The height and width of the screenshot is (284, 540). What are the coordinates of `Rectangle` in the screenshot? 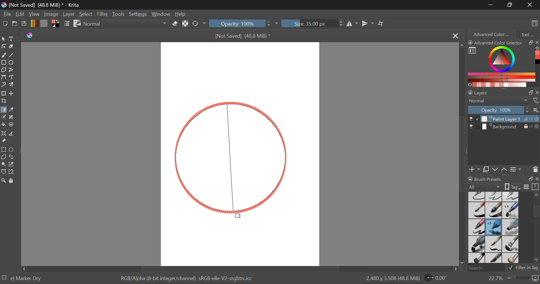 It's located at (3, 63).